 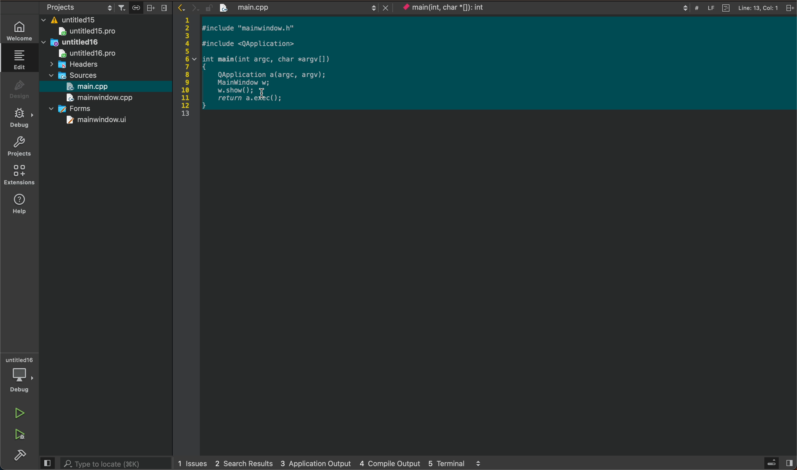 What do you see at coordinates (89, 53) in the screenshot?
I see `untitled16pro` at bounding box center [89, 53].